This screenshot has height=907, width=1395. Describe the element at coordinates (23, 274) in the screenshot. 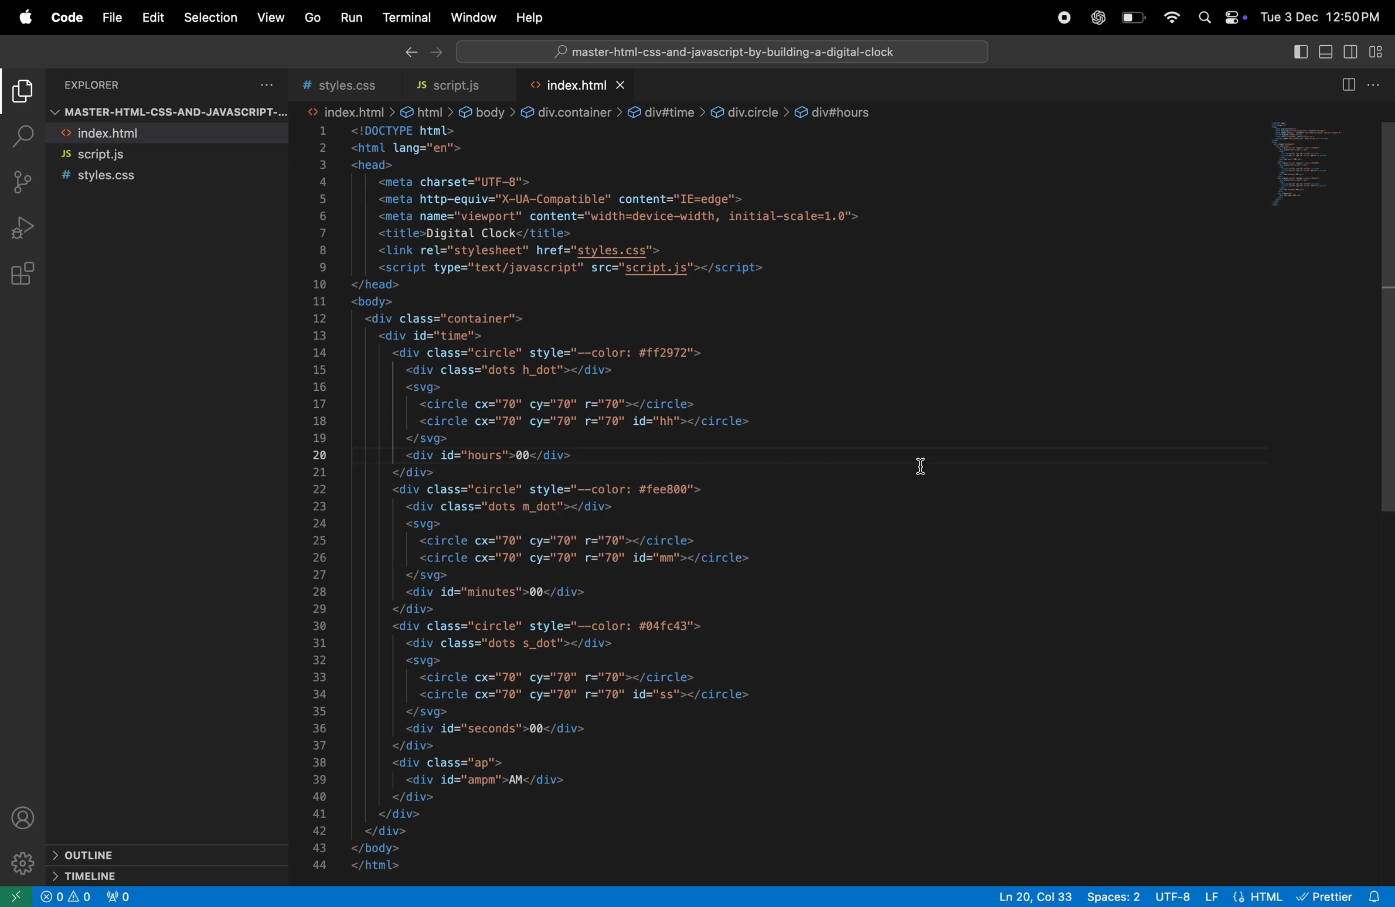

I see `extensions` at that location.